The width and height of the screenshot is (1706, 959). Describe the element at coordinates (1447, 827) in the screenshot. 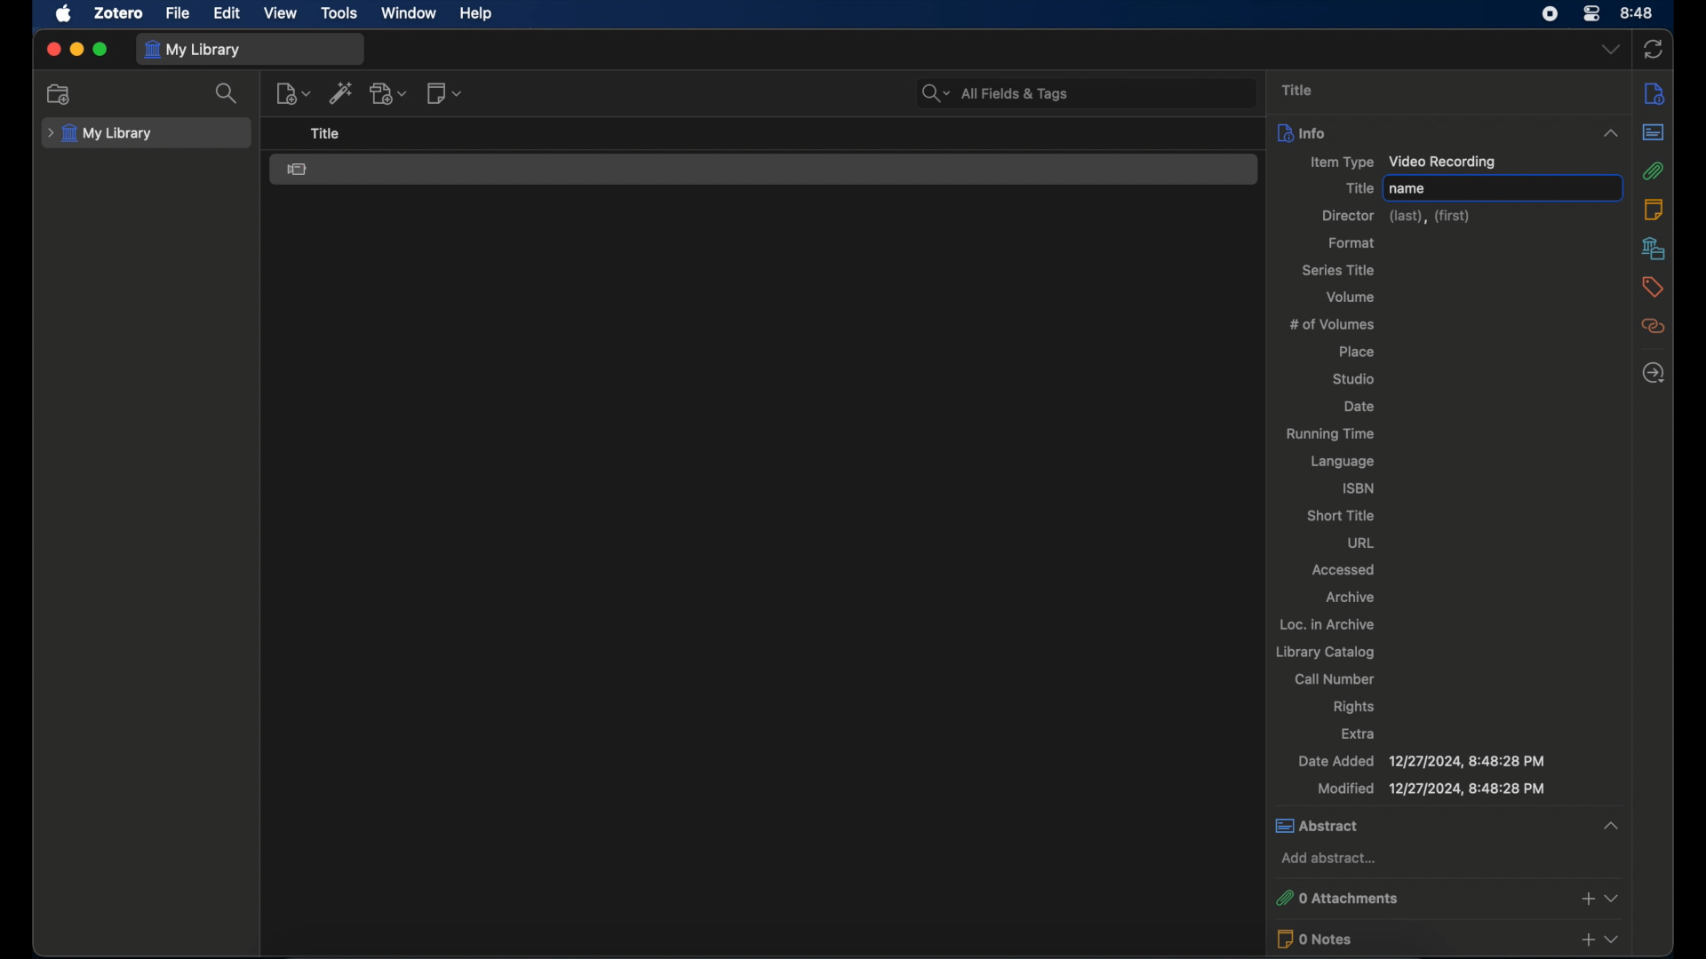

I see `abstract` at that location.